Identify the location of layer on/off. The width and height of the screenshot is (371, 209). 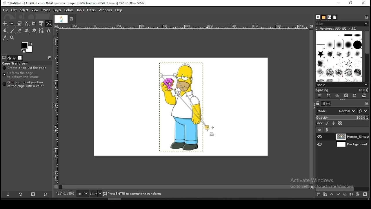
(319, 129).